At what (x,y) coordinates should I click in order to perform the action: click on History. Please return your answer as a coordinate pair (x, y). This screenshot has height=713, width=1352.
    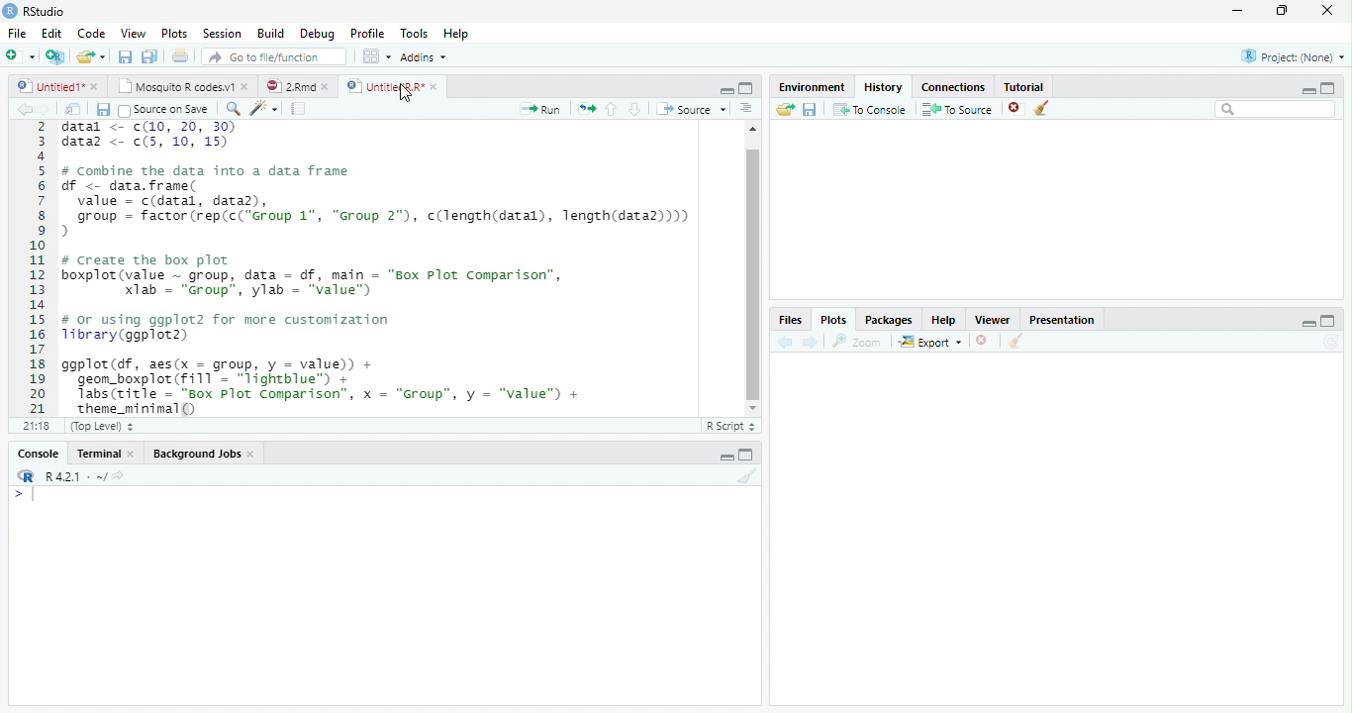
    Looking at the image, I should click on (884, 87).